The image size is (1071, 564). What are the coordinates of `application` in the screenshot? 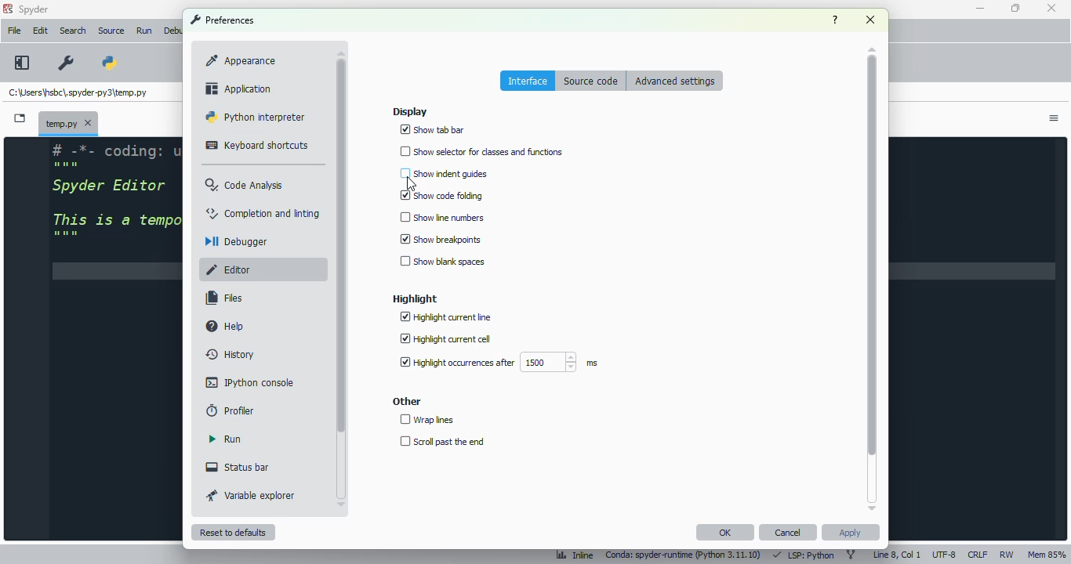 It's located at (240, 89).